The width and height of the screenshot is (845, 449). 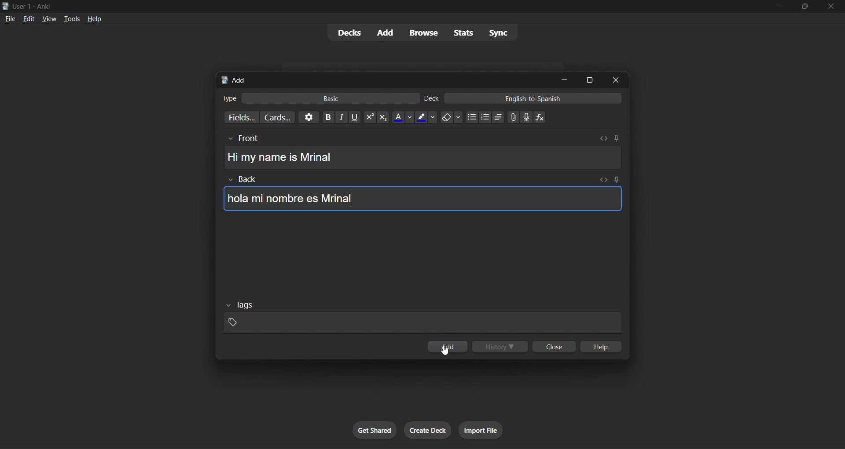 What do you see at coordinates (241, 117) in the screenshot?
I see `customize fields` at bounding box center [241, 117].